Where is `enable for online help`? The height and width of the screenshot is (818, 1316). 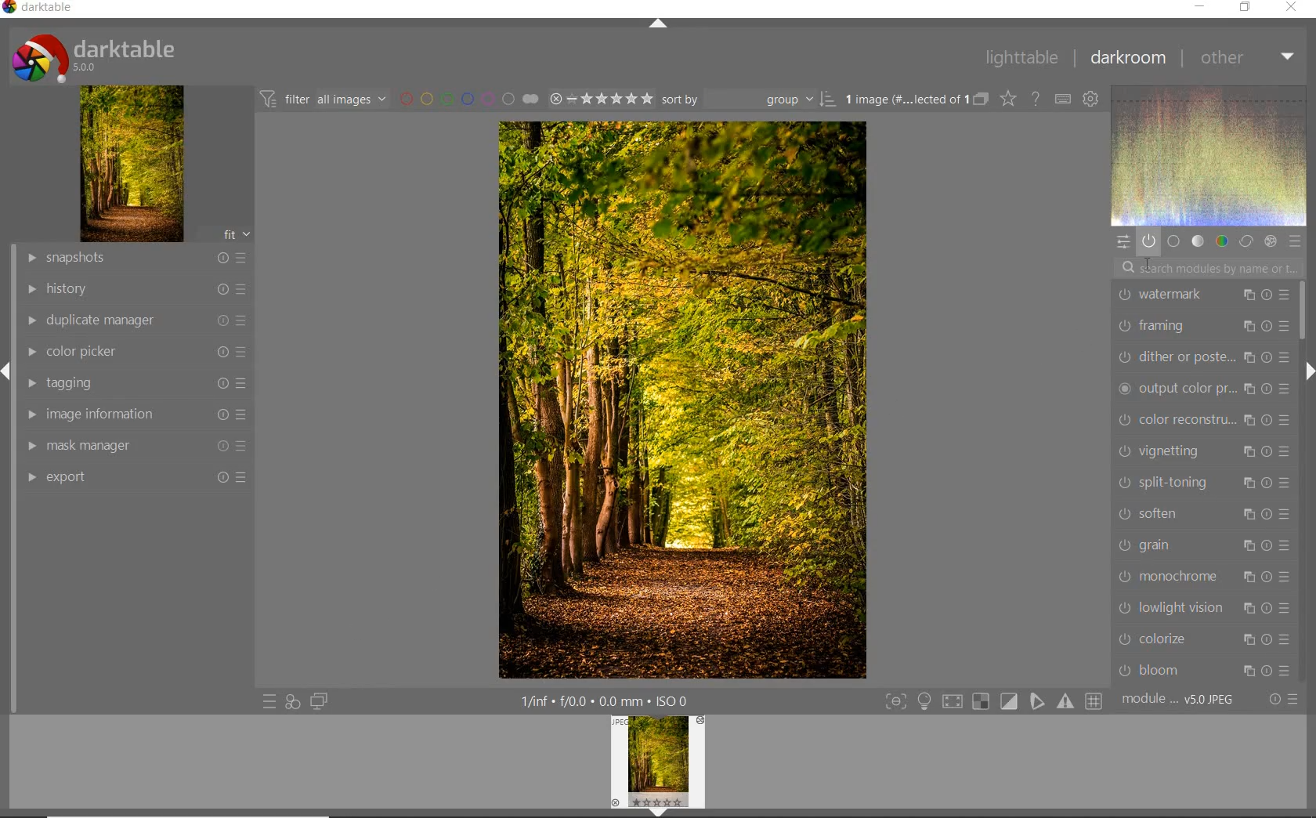
enable for online help is located at coordinates (1037, 99).